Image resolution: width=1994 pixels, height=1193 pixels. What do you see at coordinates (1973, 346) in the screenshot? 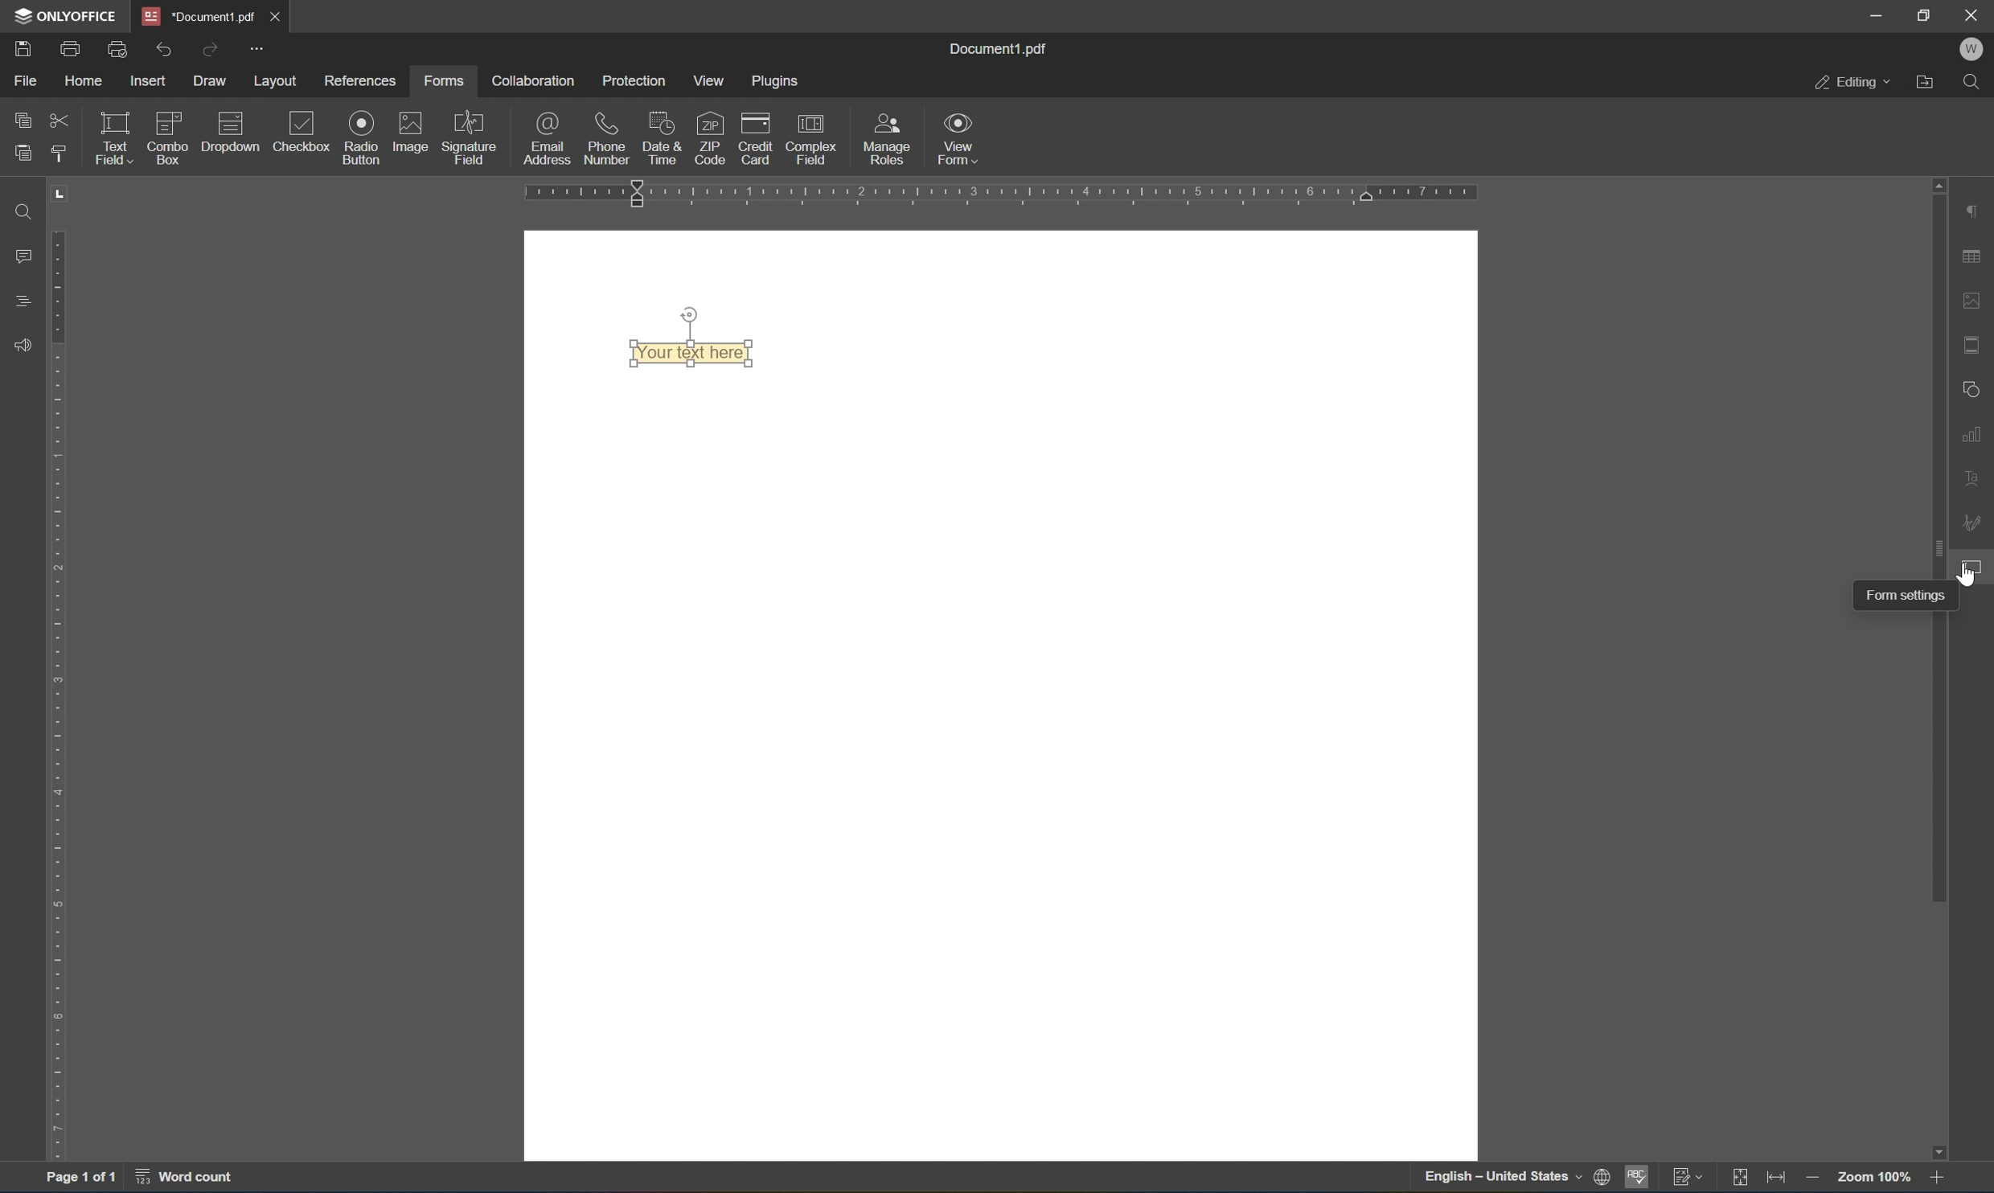
I see `header & footer settings` at bounding box center [1973, 346].